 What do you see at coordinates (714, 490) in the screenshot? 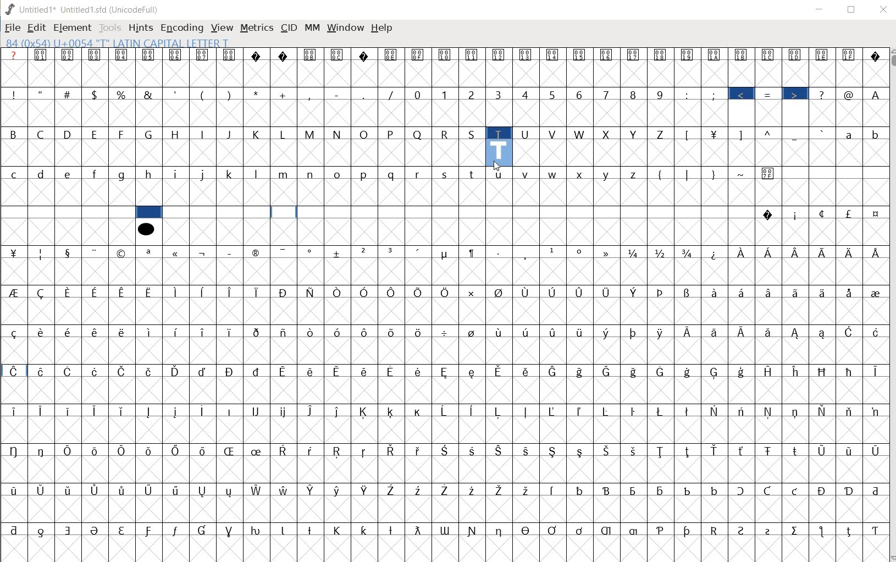
I see `Symbol` at bounding box center [714, 490].